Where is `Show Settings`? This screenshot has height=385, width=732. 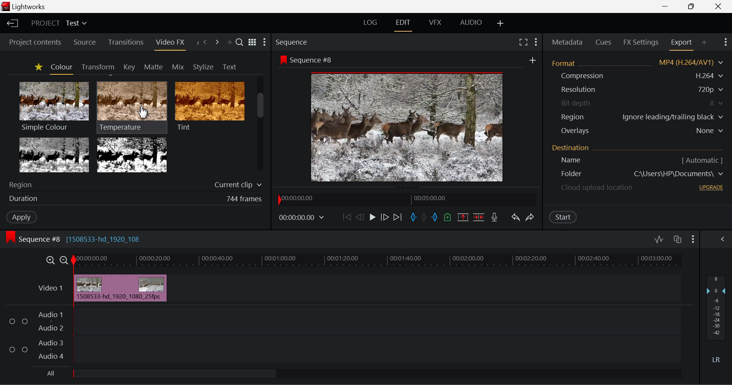 Show Settings is located at coordinates (535, 43).